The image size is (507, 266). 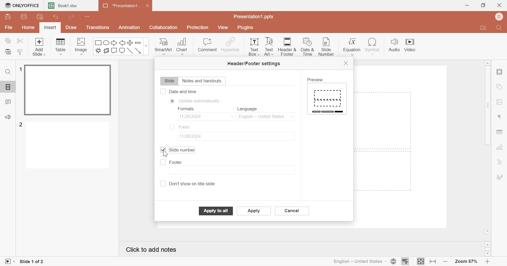 What do you see at coordinates (9, 87) in the screenshot?
I see `Slides` at bounding box center [9, 87].